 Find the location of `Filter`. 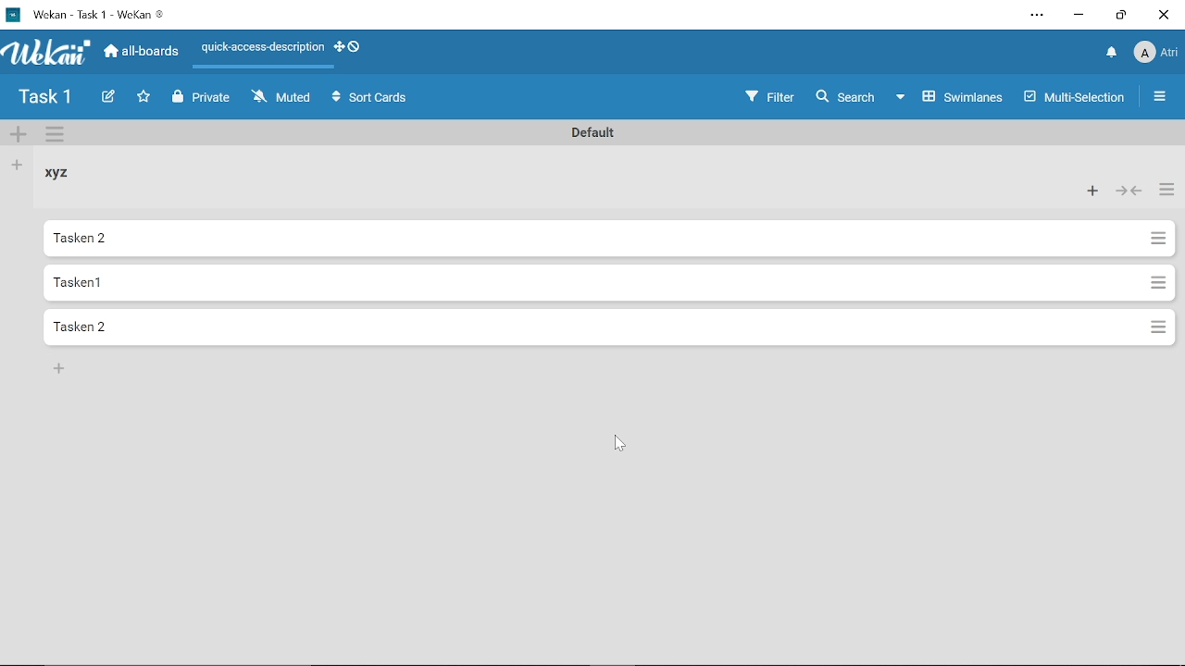

Filter is located at coordinates (769, 96).